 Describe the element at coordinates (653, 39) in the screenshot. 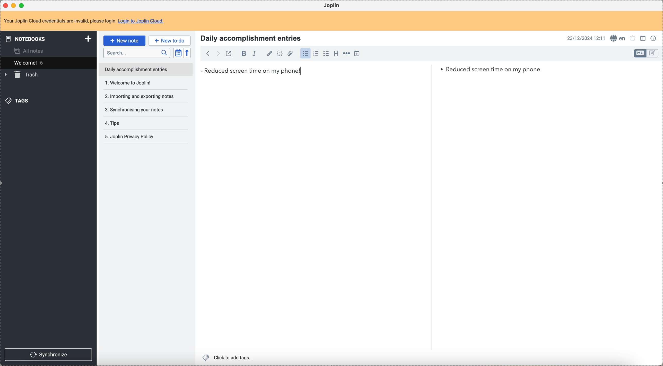

I see `note properties` at that location.